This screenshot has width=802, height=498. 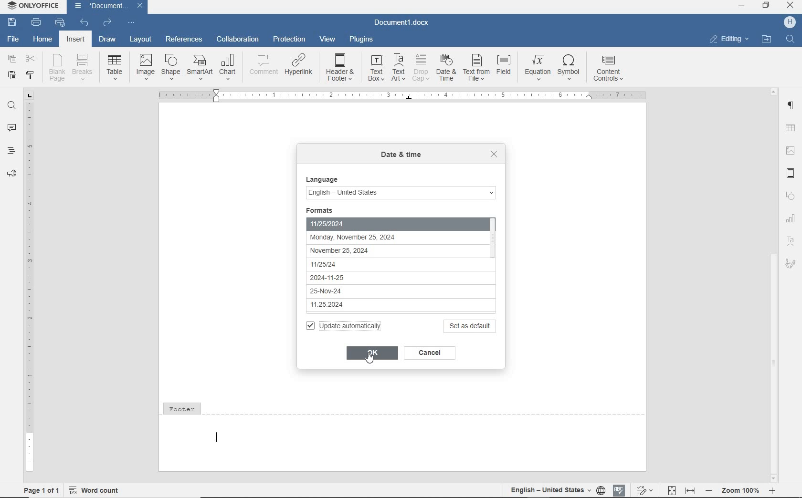 I want to click on content controls, so click(x=610, y=69).